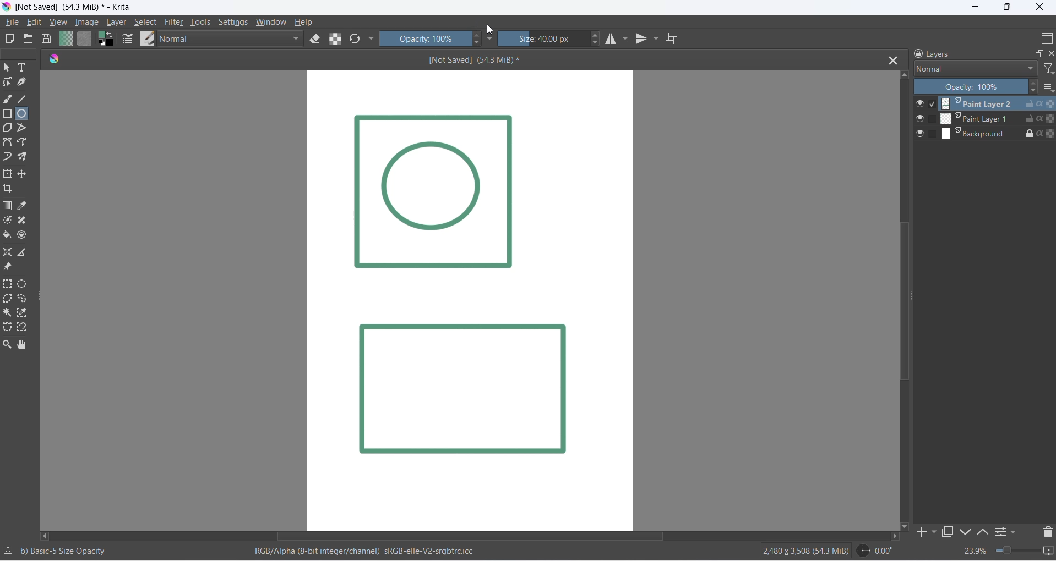  Describe the element at coordinates (975, 68) in the screenshot. I see `layer type` at that location.